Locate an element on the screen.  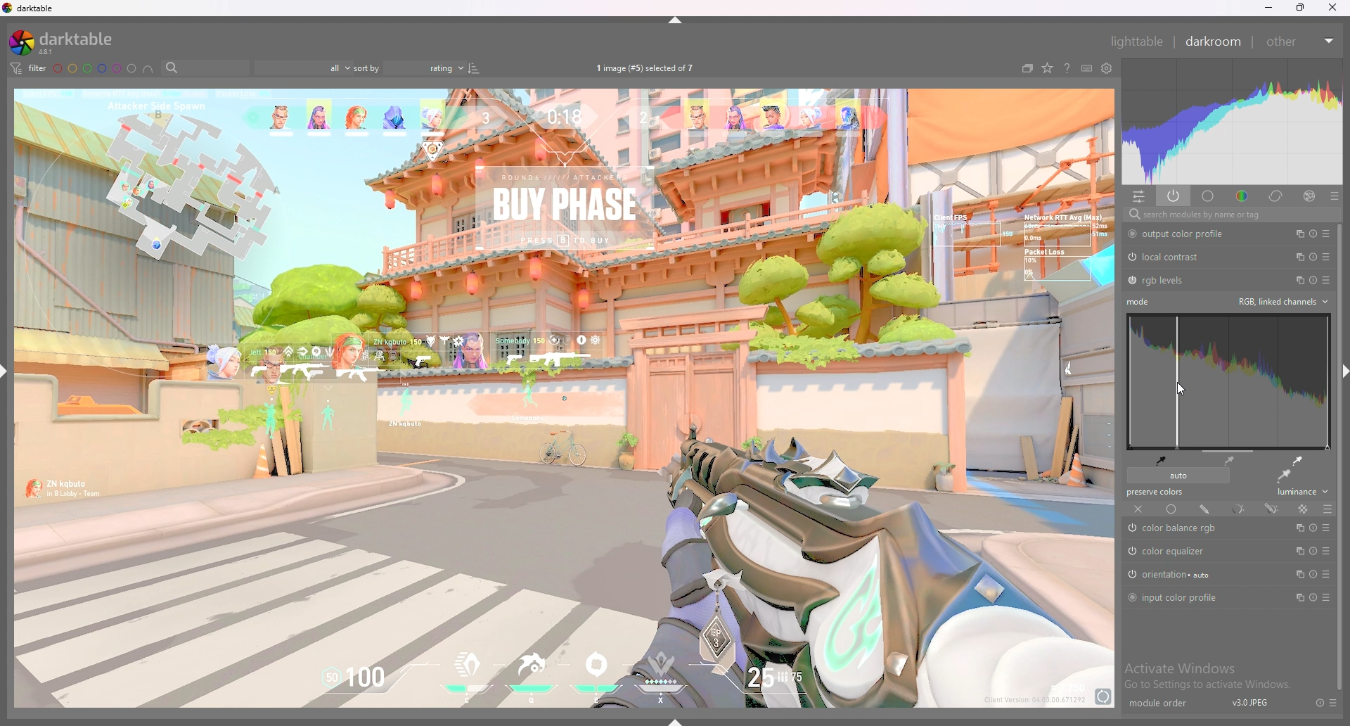
show active modules is located at coordinates (1173, 196).